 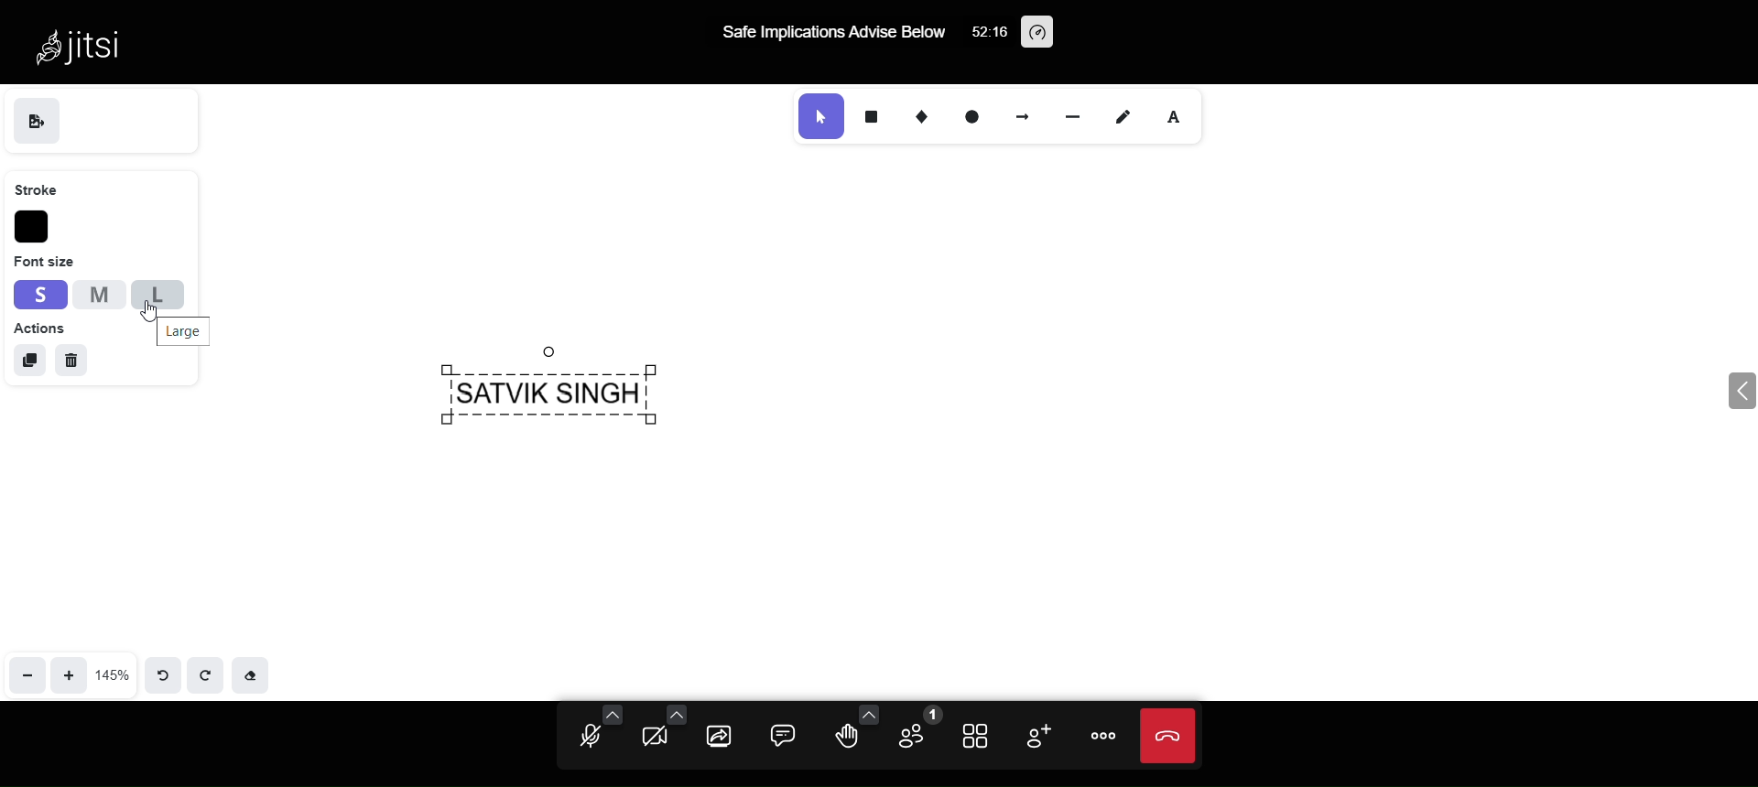 What do you see at coordinates (917, 728) in the screenshot?
I see `participants` at bounding box center [917, 728].